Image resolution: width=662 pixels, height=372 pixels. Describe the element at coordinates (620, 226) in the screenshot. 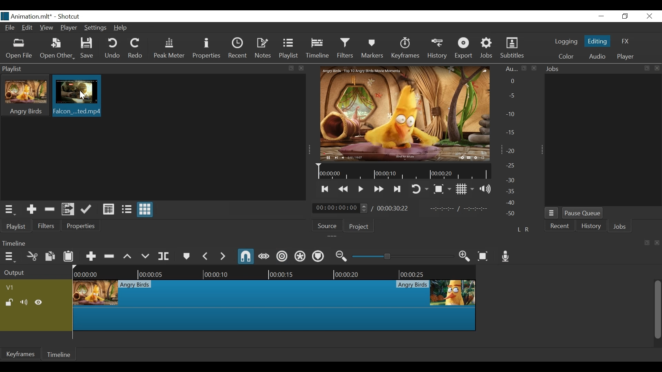

I see `Jobs ` at that location.